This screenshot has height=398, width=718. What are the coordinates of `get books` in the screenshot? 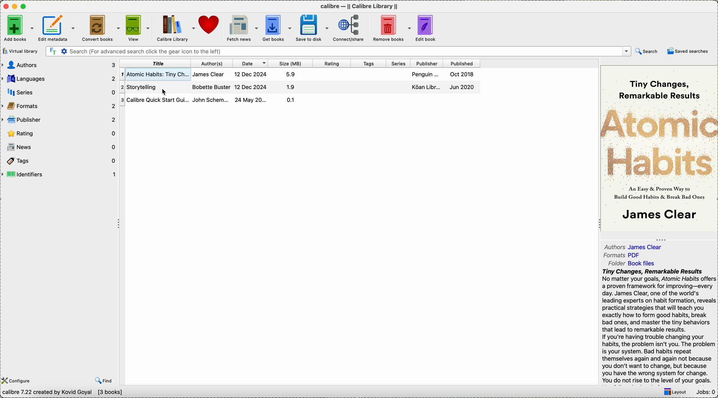 It's located at (278, 28).